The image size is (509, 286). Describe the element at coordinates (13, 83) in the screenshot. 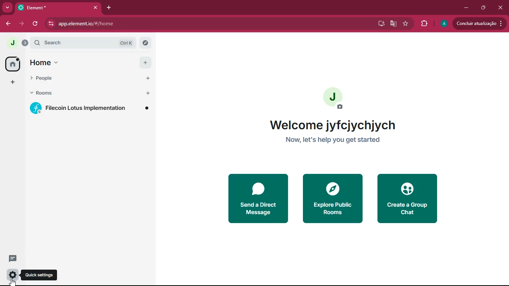

I see `add` at that location.